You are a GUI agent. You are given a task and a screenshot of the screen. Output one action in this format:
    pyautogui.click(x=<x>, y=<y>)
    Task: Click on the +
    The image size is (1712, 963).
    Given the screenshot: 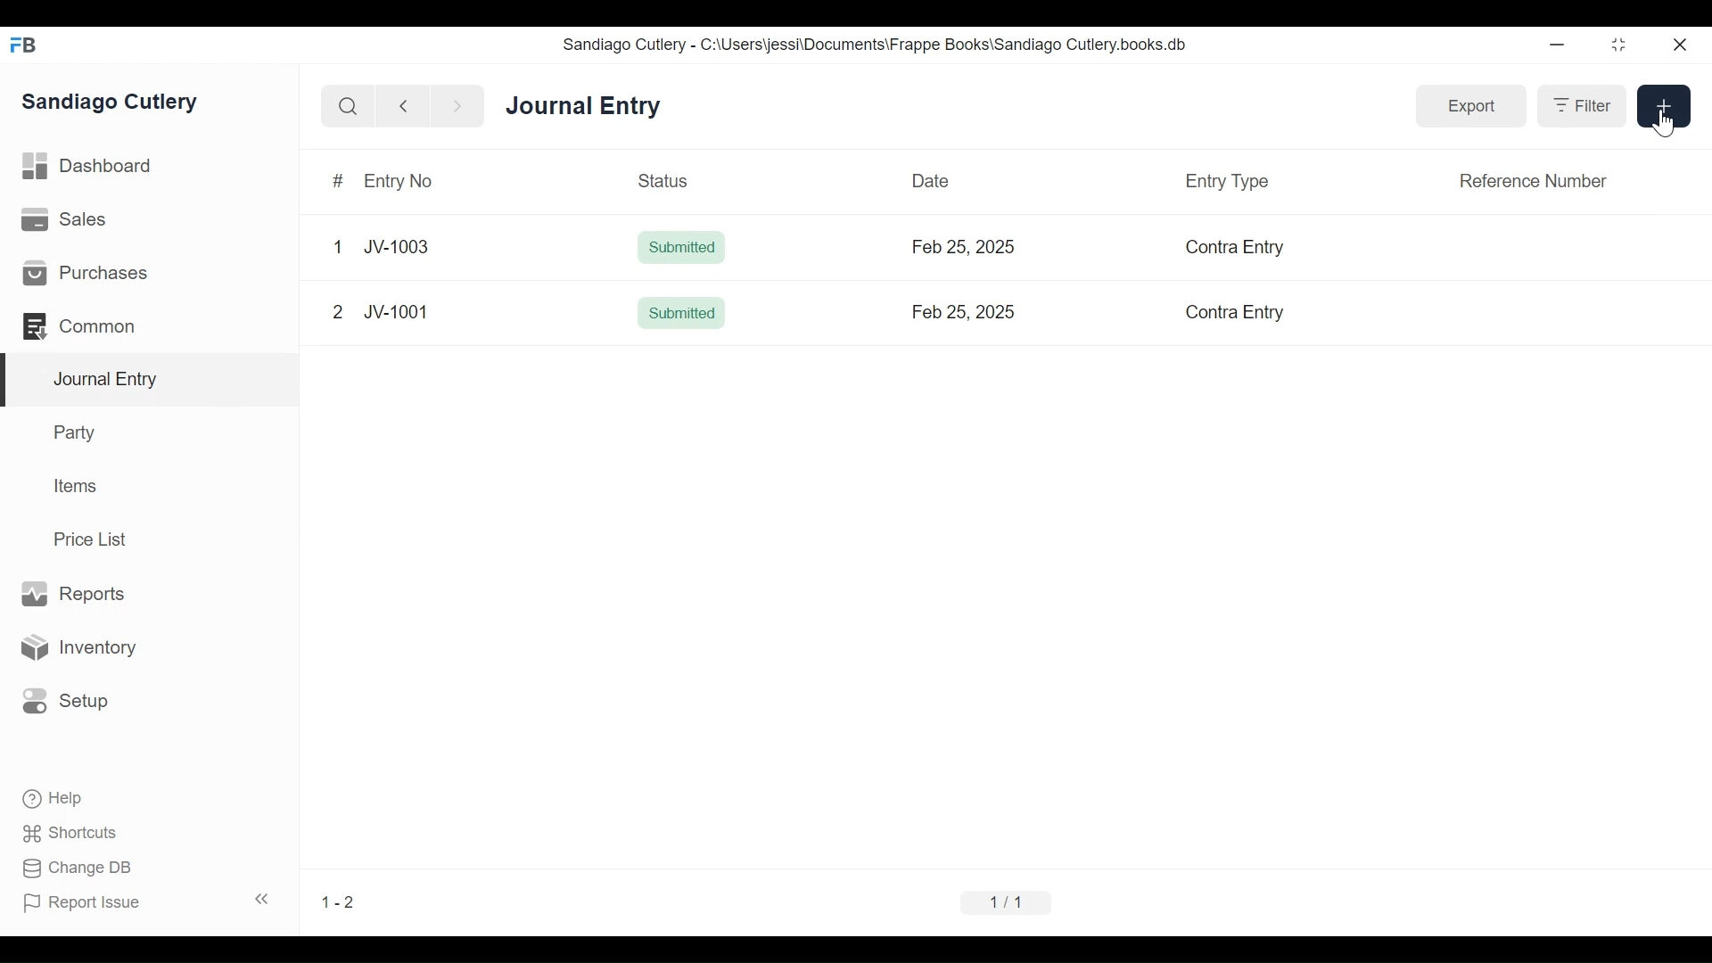 What is the action you would take?
    pyautogui.click(x=1660, y=104)
    